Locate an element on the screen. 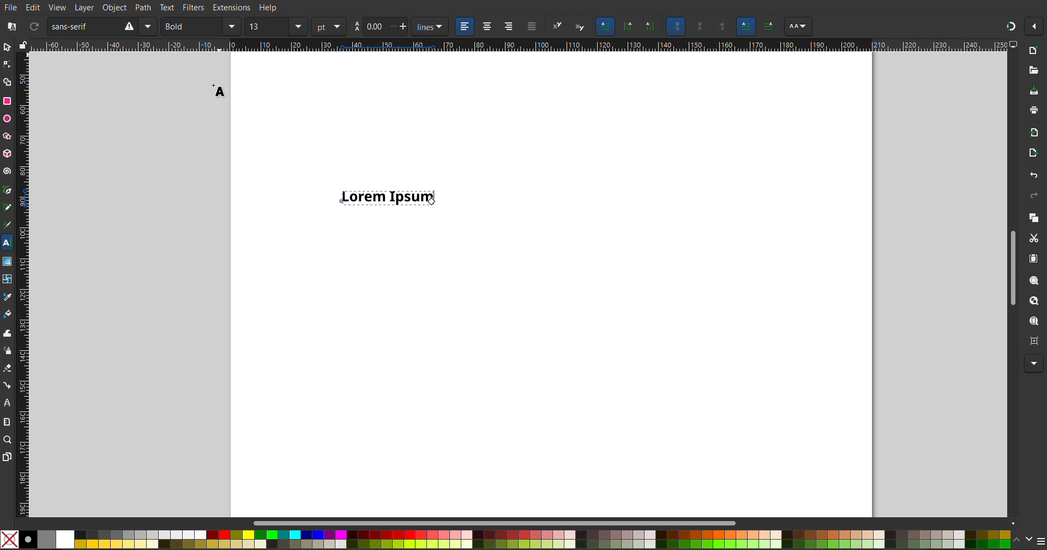 This screenshot has width=1047, height=550. Lorem Ipsum (bold) is located at coordinates (386, 197).